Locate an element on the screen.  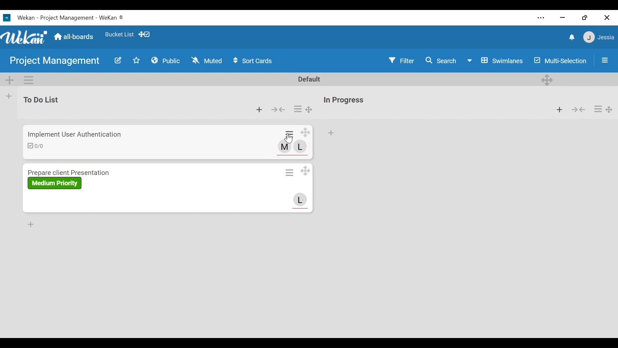
Card Title is located at coordinates (71, 171).